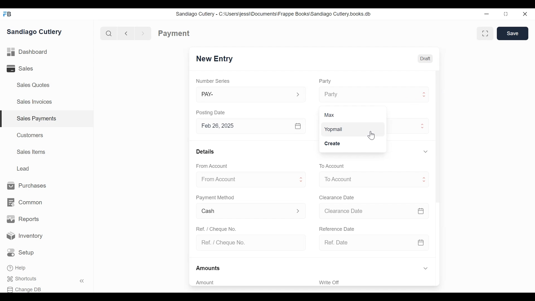  What do you see at coordinates (31, 152) in the screenshot?
I see `Sales Items` at bounding box center [31, 152].